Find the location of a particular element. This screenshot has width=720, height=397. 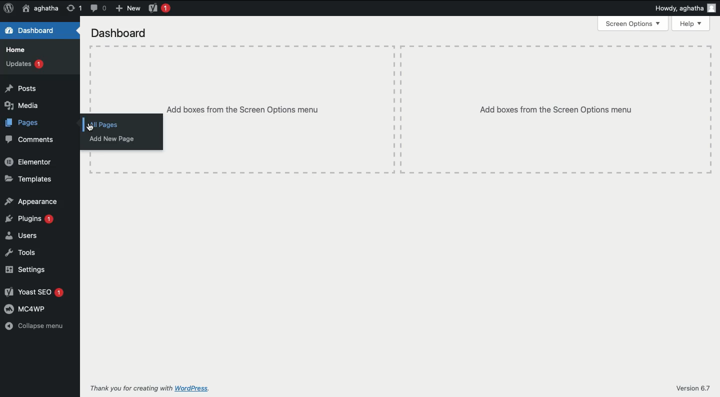

Add new page is located at coordinates (112, 139).